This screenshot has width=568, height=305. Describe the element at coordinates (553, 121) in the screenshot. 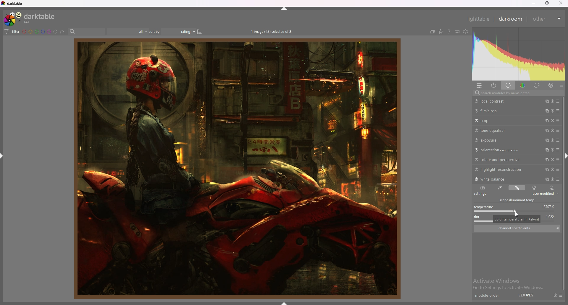

I see `reset` at that location.